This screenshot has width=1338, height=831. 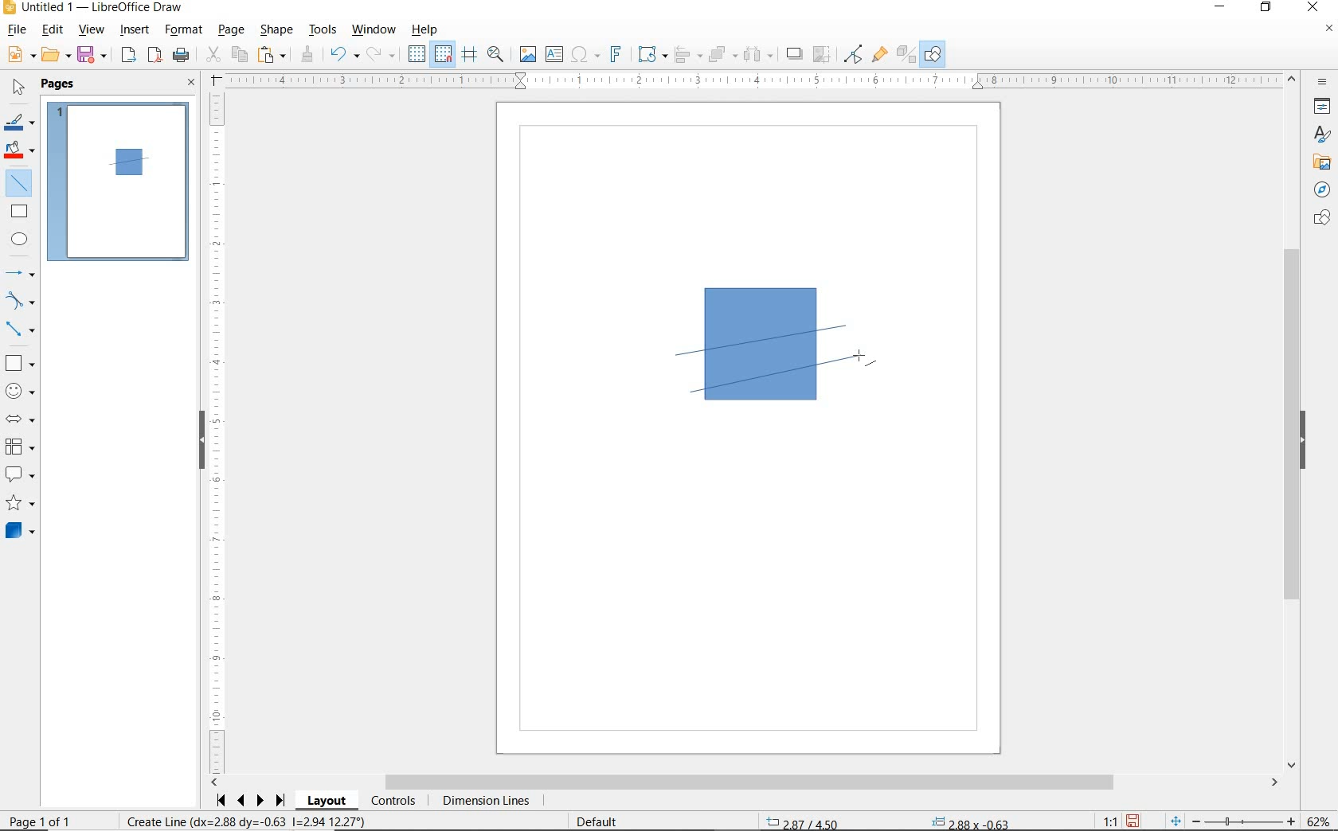 What do you see at coordinates (393, 802) in the screenshot?
I see `CONTROLS` at bounding box center [393, 802].